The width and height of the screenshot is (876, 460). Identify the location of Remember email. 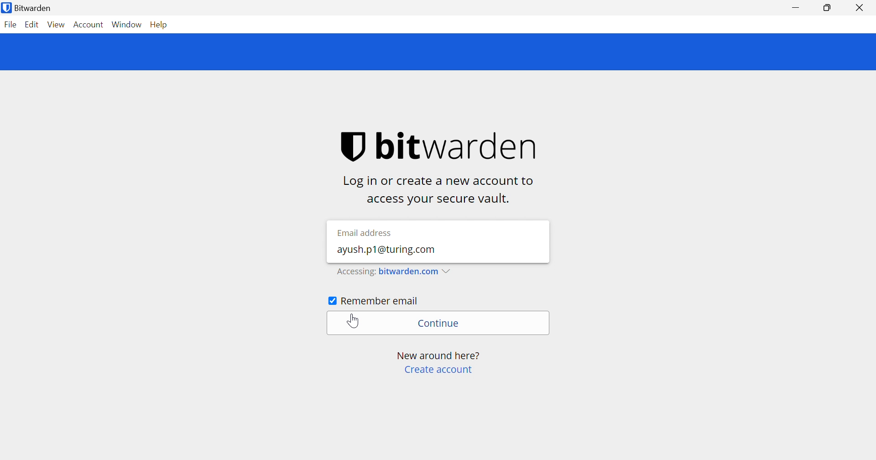
(380, 301).